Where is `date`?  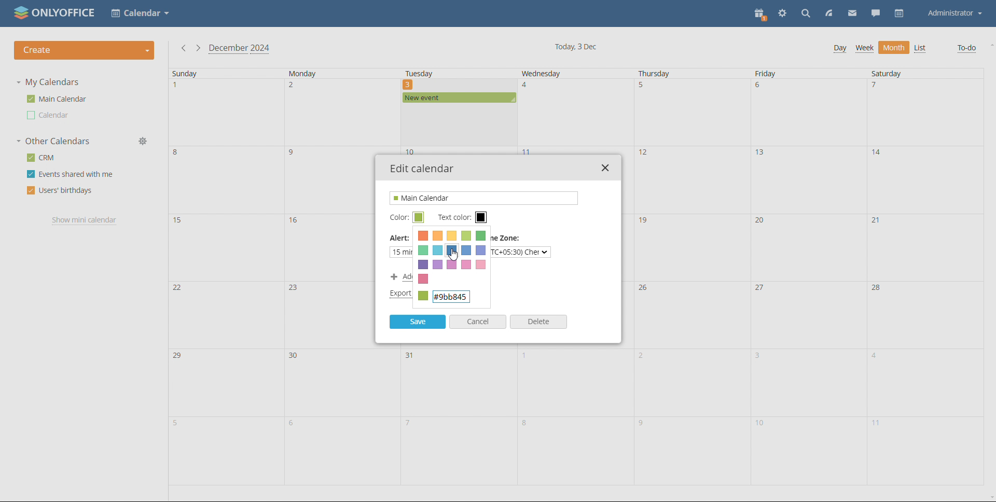
date is located at coordinates (807, 383).